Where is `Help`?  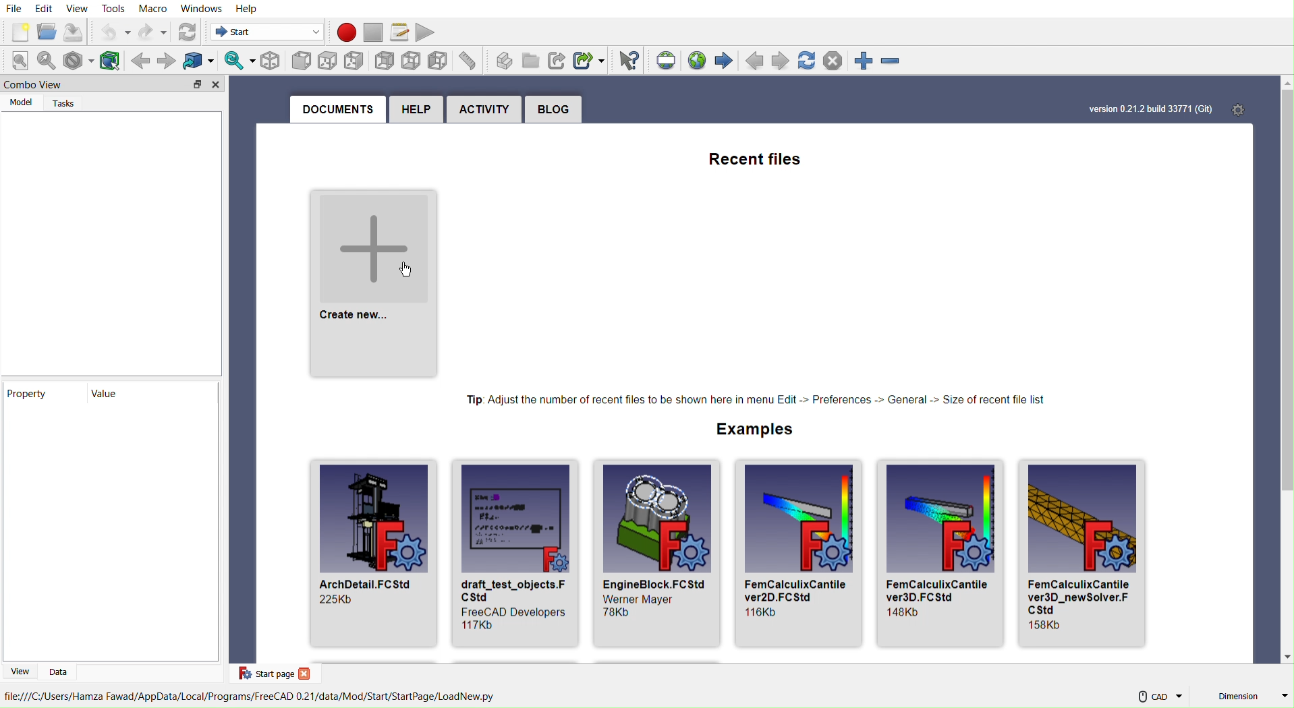 Help is located at coordinates (247, 9).